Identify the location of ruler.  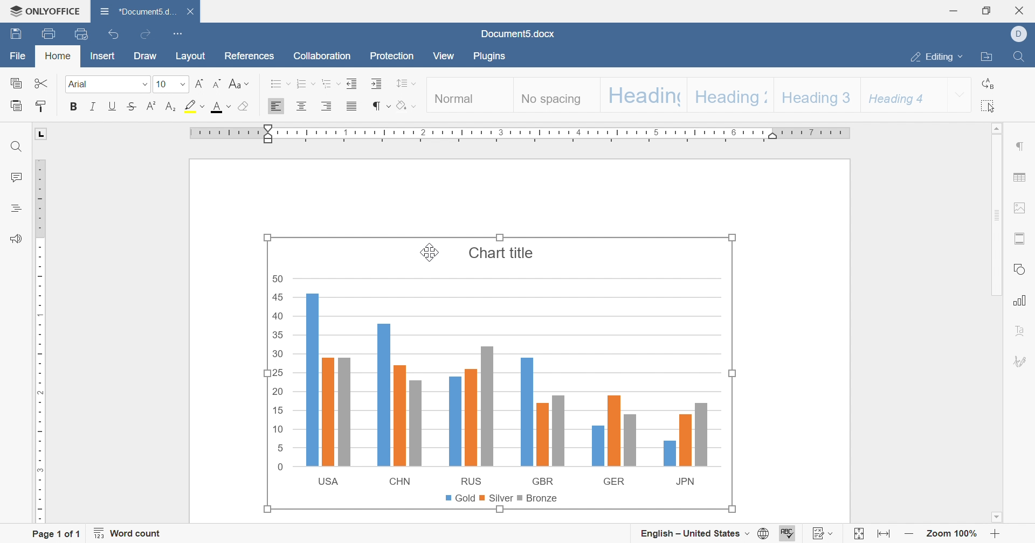
(38, 342).